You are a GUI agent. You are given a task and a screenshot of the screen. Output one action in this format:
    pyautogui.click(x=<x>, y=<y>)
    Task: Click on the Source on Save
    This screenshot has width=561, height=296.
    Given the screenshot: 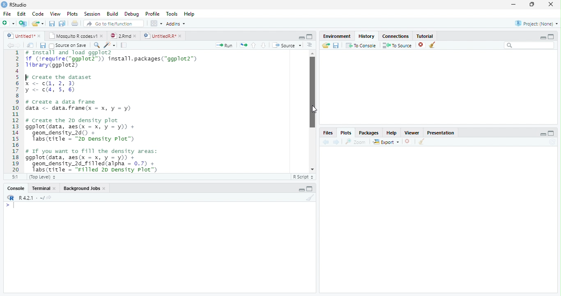 What is the action you would take?
    pyautogui.click(x=67, y=46)
    